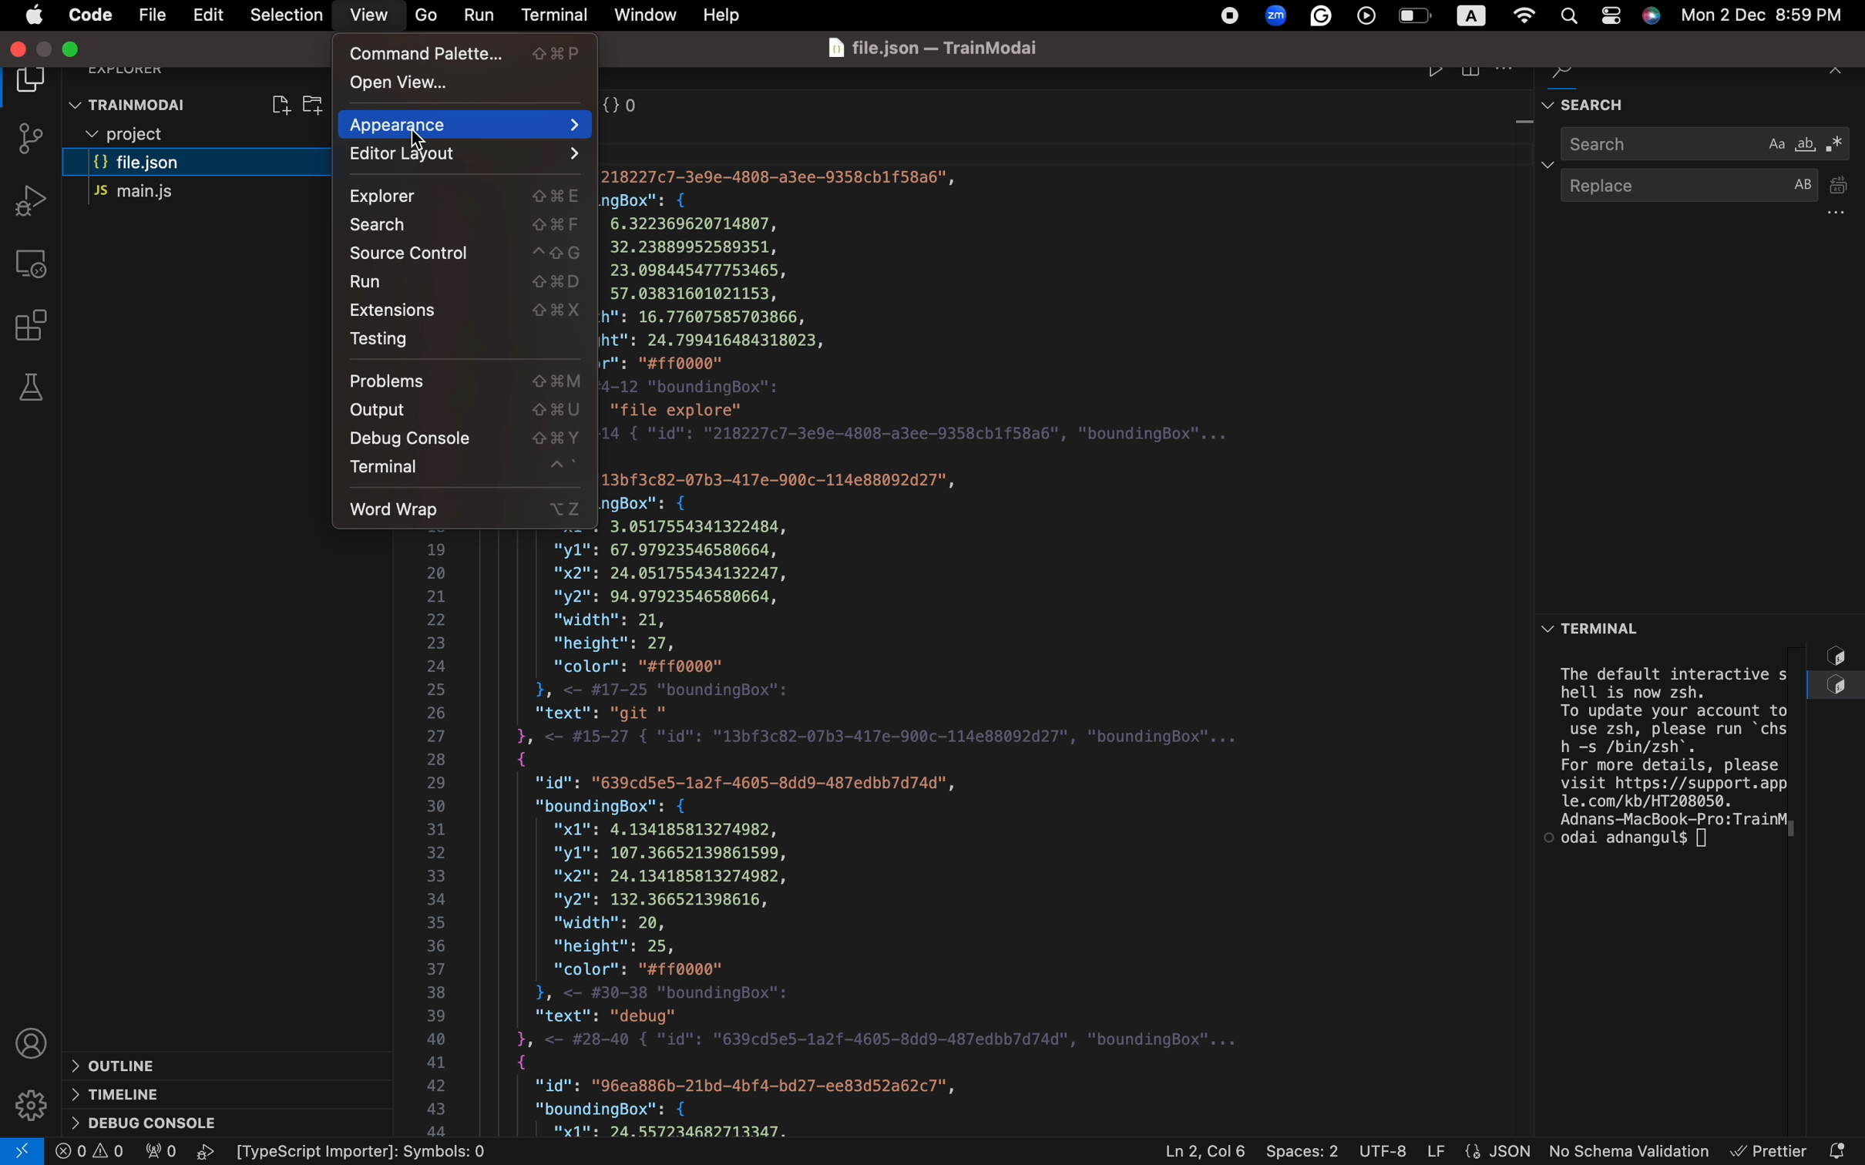  I want to click on file explorer , so click(36, 82).